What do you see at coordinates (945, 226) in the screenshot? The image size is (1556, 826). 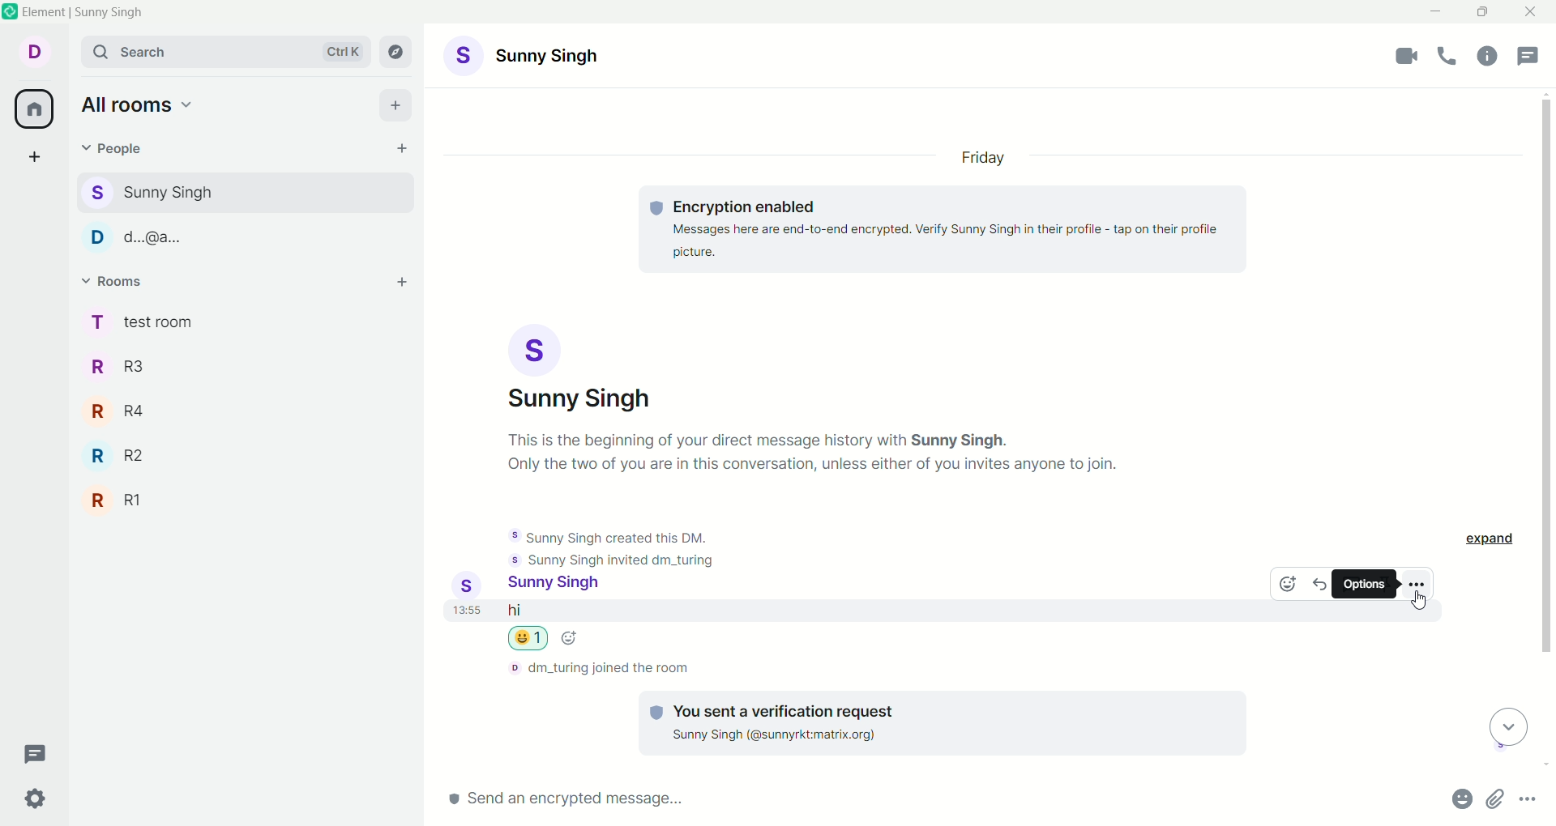 I see `text` at bounding box center [945, 226].